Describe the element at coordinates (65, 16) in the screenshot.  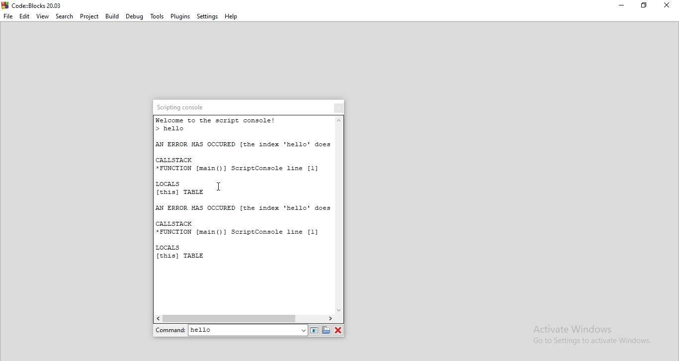
I see `Search ` at that location.